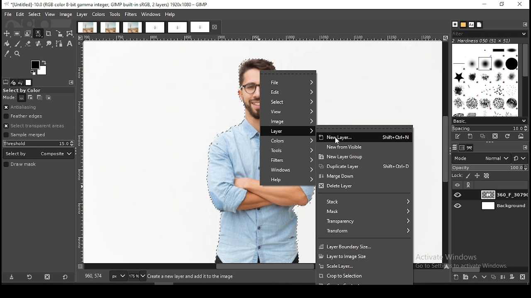 The image size is (531, 298). Describe the element at coordinates (7, 34) in the screenshot. I see `move tool` at that location.